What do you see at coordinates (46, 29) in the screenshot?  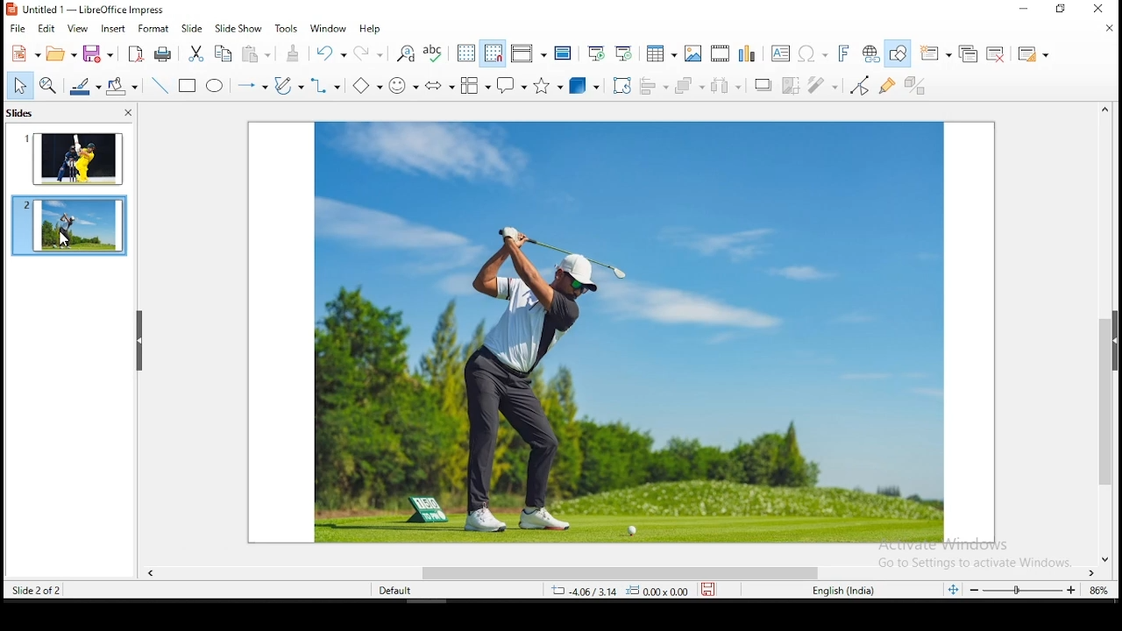 I see `edit` at bounding box center [46, 29].